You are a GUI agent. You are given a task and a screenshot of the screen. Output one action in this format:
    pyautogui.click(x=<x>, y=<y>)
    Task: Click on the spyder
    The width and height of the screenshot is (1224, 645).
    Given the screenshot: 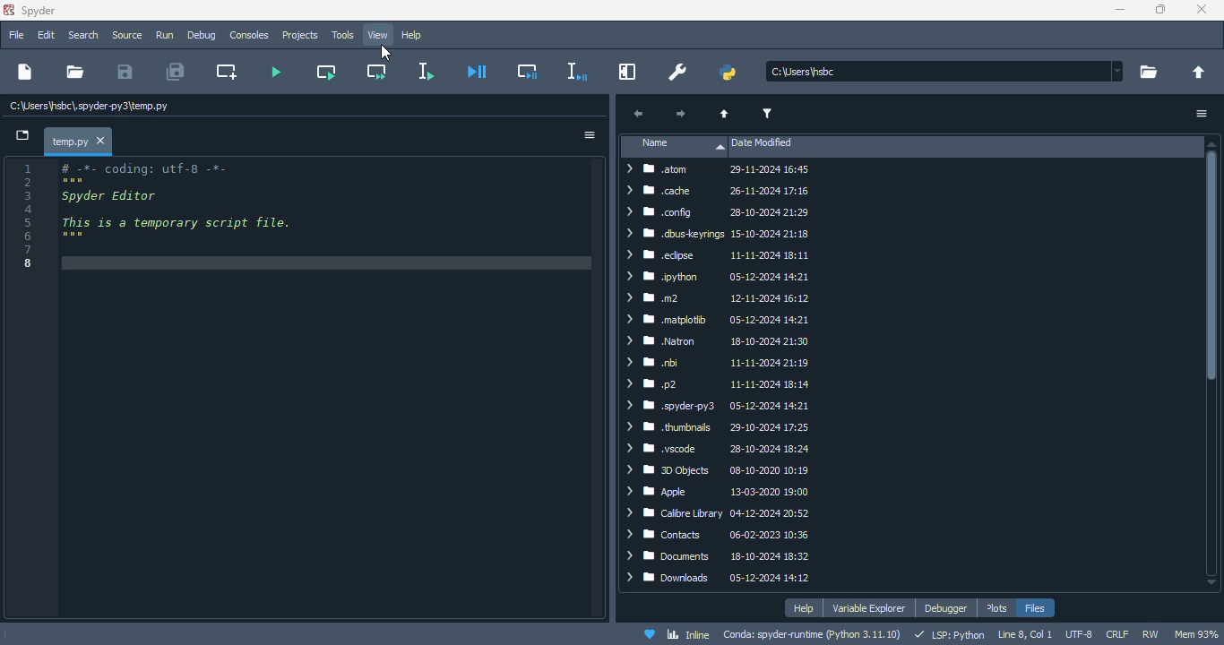 What is the action you would take?
    pyautogui.click(x=39, y=11)
    